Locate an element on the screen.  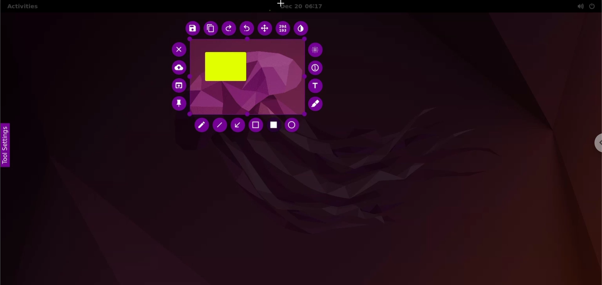
marker is located at coordinates (317, 104).